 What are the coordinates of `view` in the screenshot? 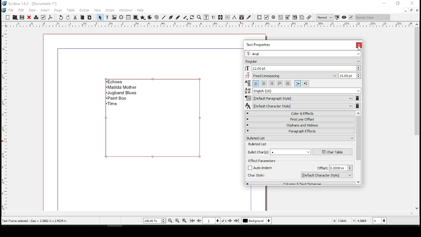 It's located at (97, 11).